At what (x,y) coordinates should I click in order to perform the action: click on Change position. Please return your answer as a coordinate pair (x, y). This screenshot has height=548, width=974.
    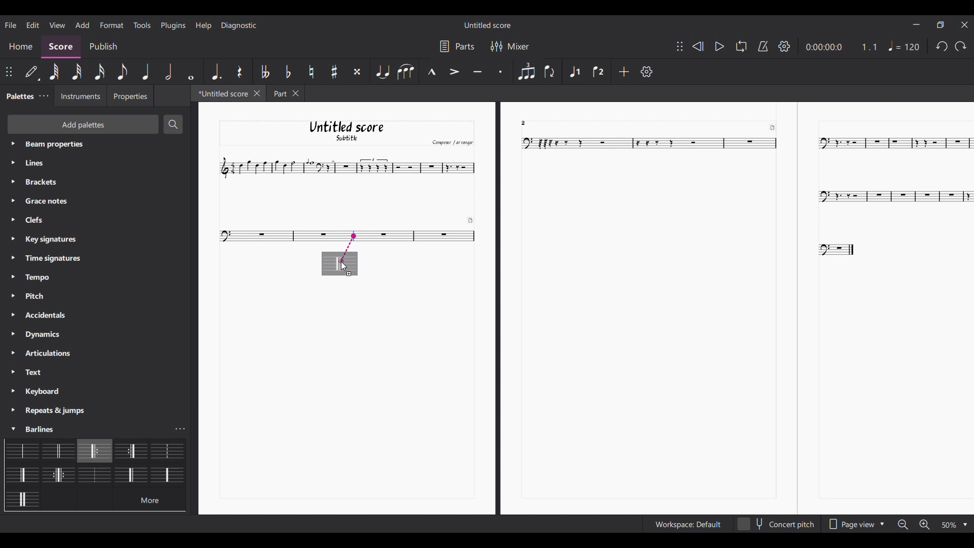
    Looking at the image, I should click on (680, 46).